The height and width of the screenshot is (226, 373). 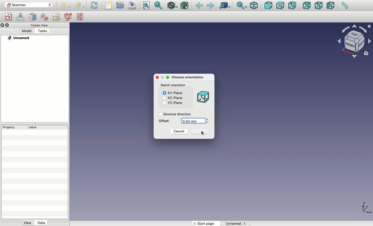 I want to click on Undo, so click(x=65, y=6).